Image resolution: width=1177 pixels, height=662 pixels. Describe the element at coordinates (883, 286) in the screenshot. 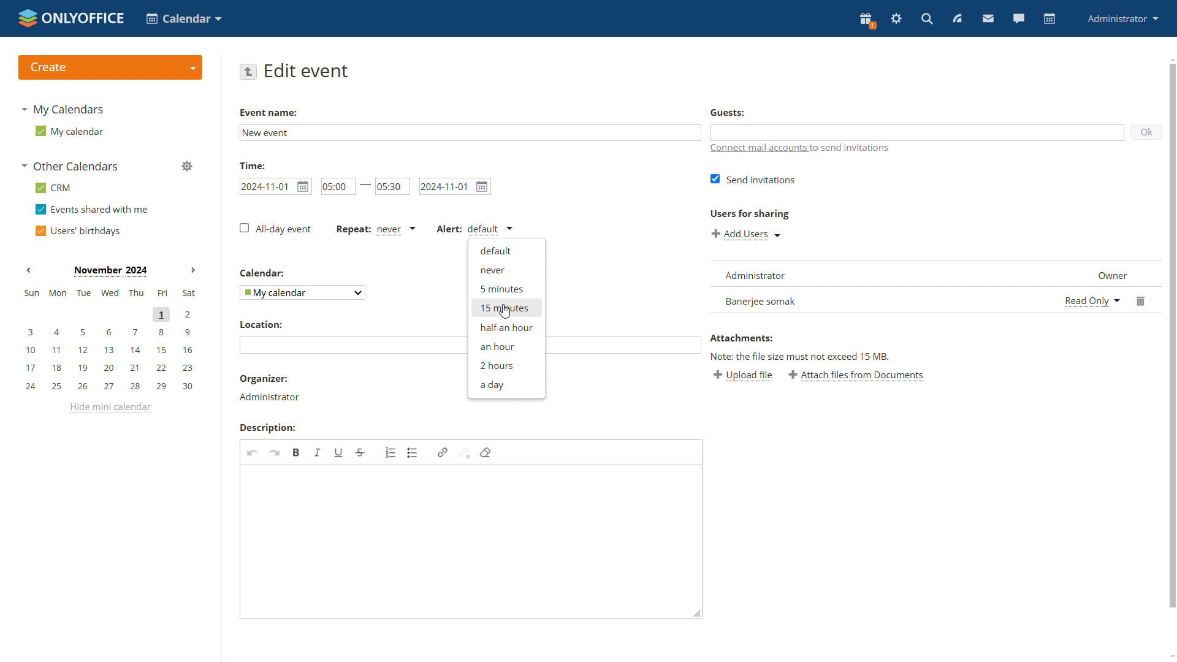

I see `list of invitees` at that location.